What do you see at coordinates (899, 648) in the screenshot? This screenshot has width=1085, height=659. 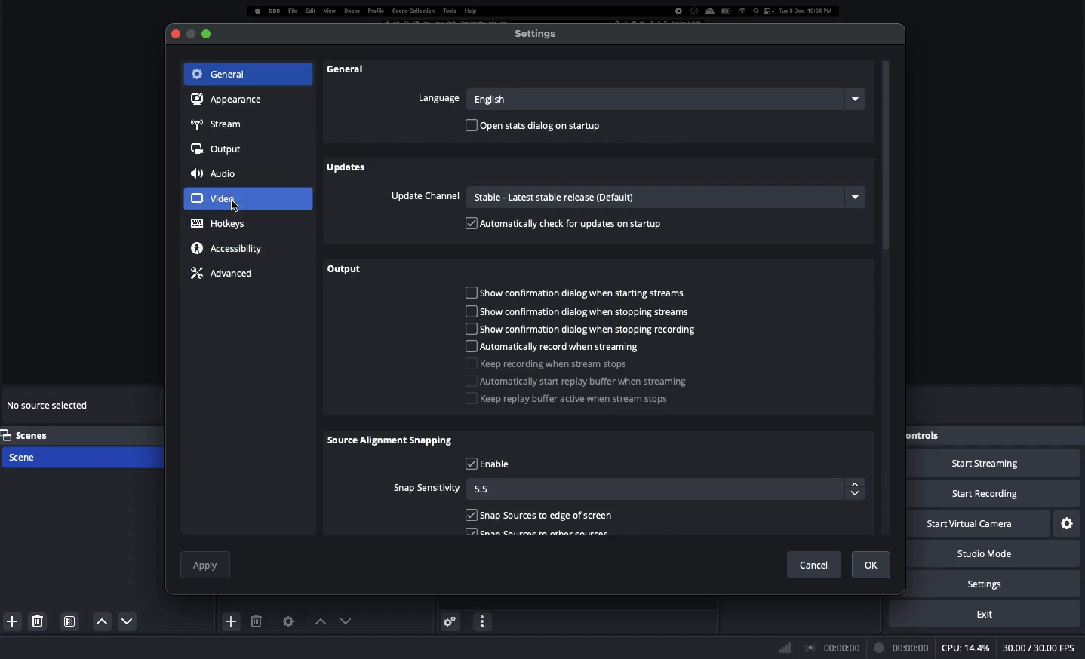 I see `Recording` at bounding box center [899, 648].